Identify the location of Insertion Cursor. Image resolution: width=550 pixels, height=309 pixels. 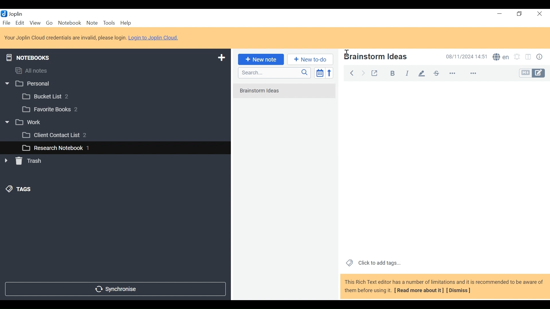
(346, 51).